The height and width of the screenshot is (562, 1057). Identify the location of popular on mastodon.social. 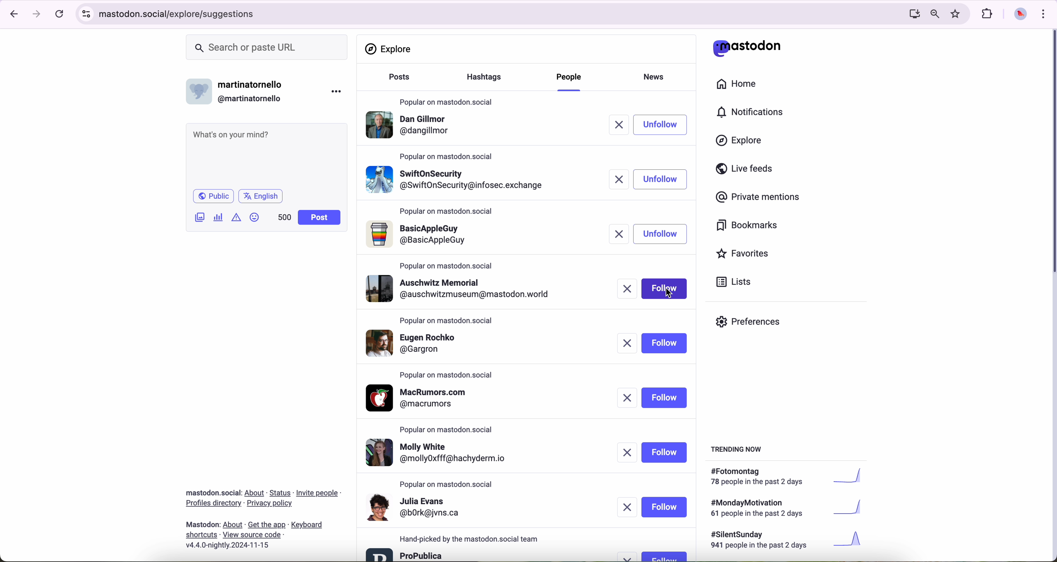
(447, 376).